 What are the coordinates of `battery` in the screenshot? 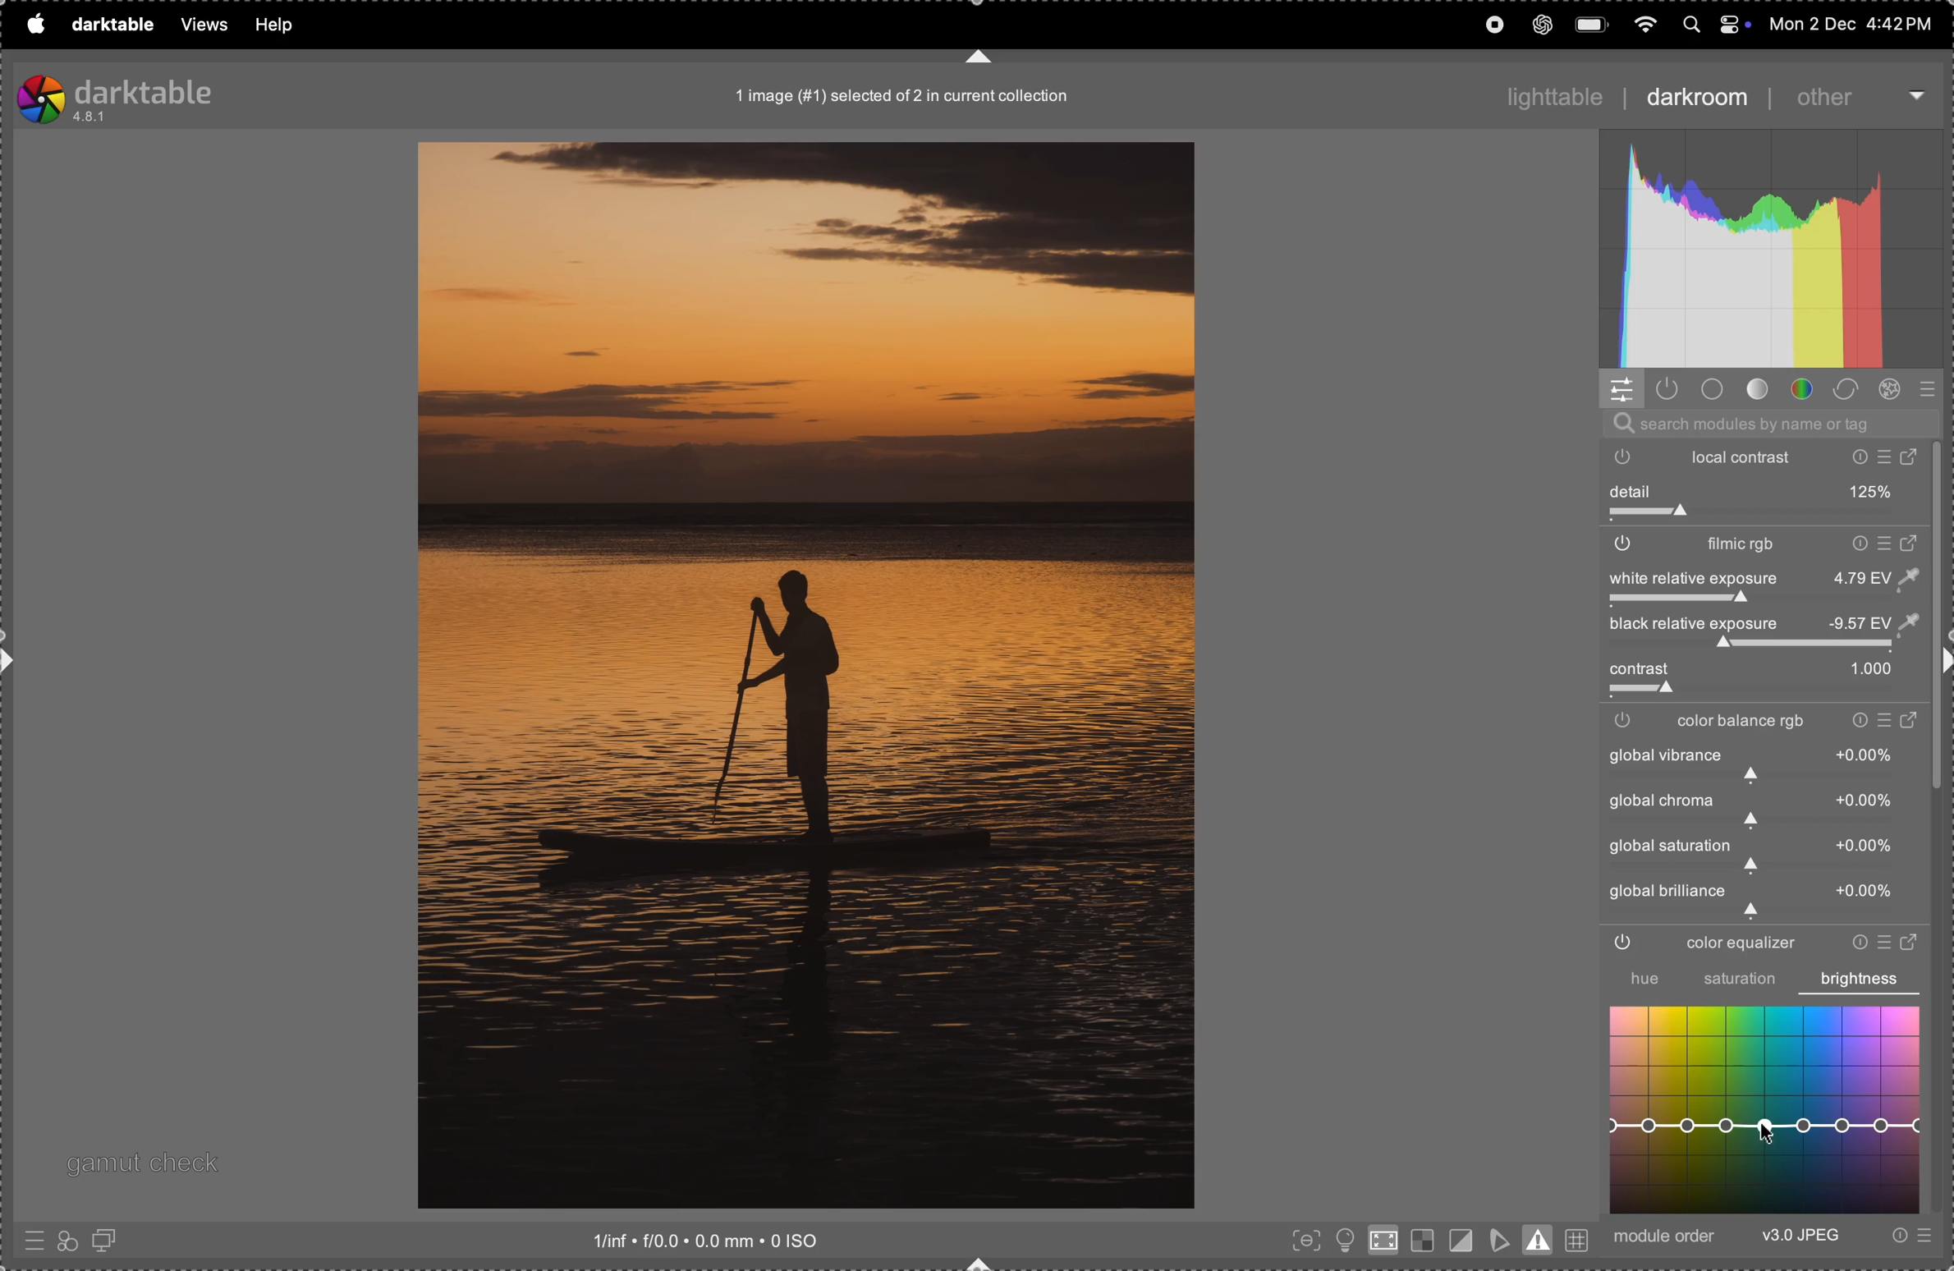 It's located at (1593, 22).